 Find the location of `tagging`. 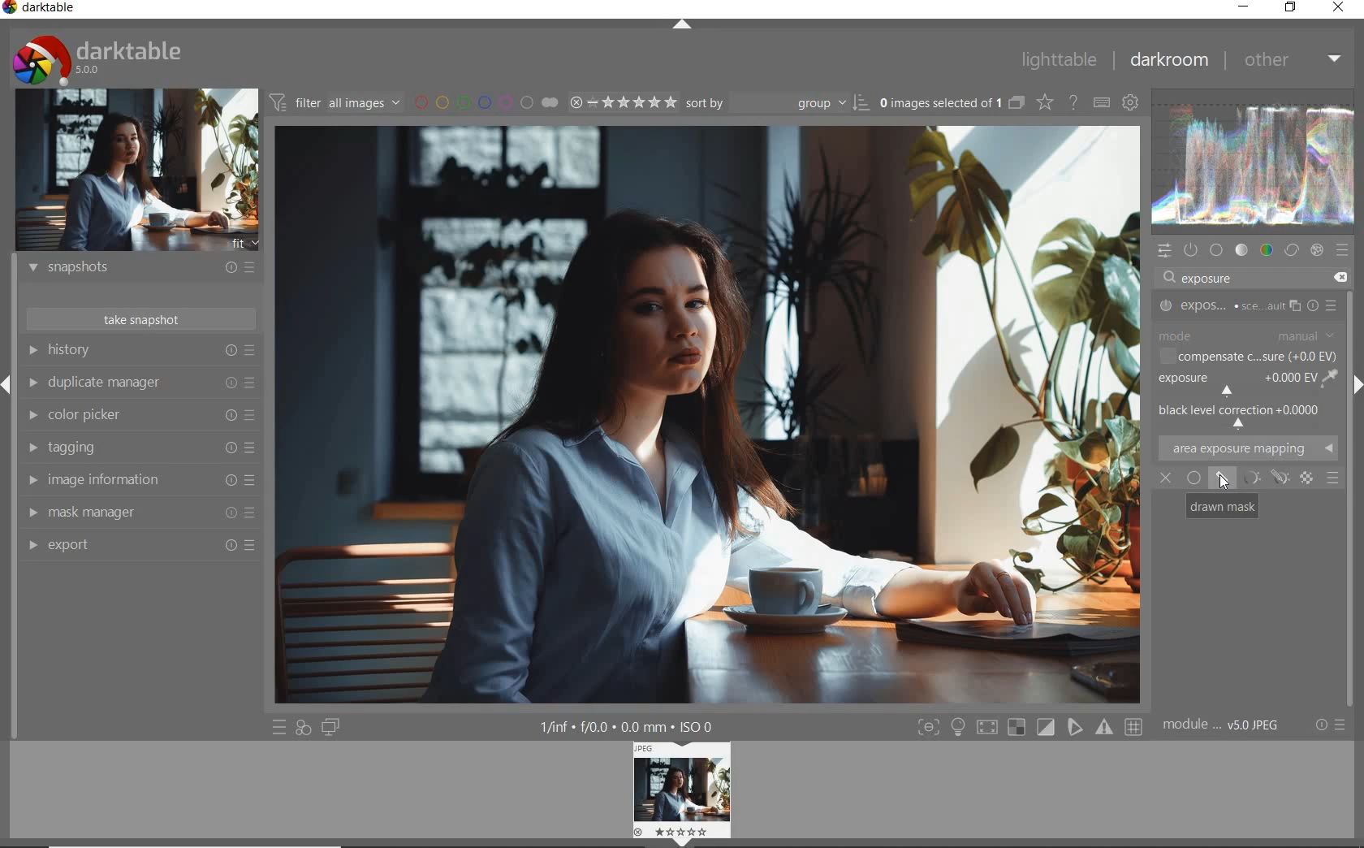

tagging is located at coordinates (143, 448).